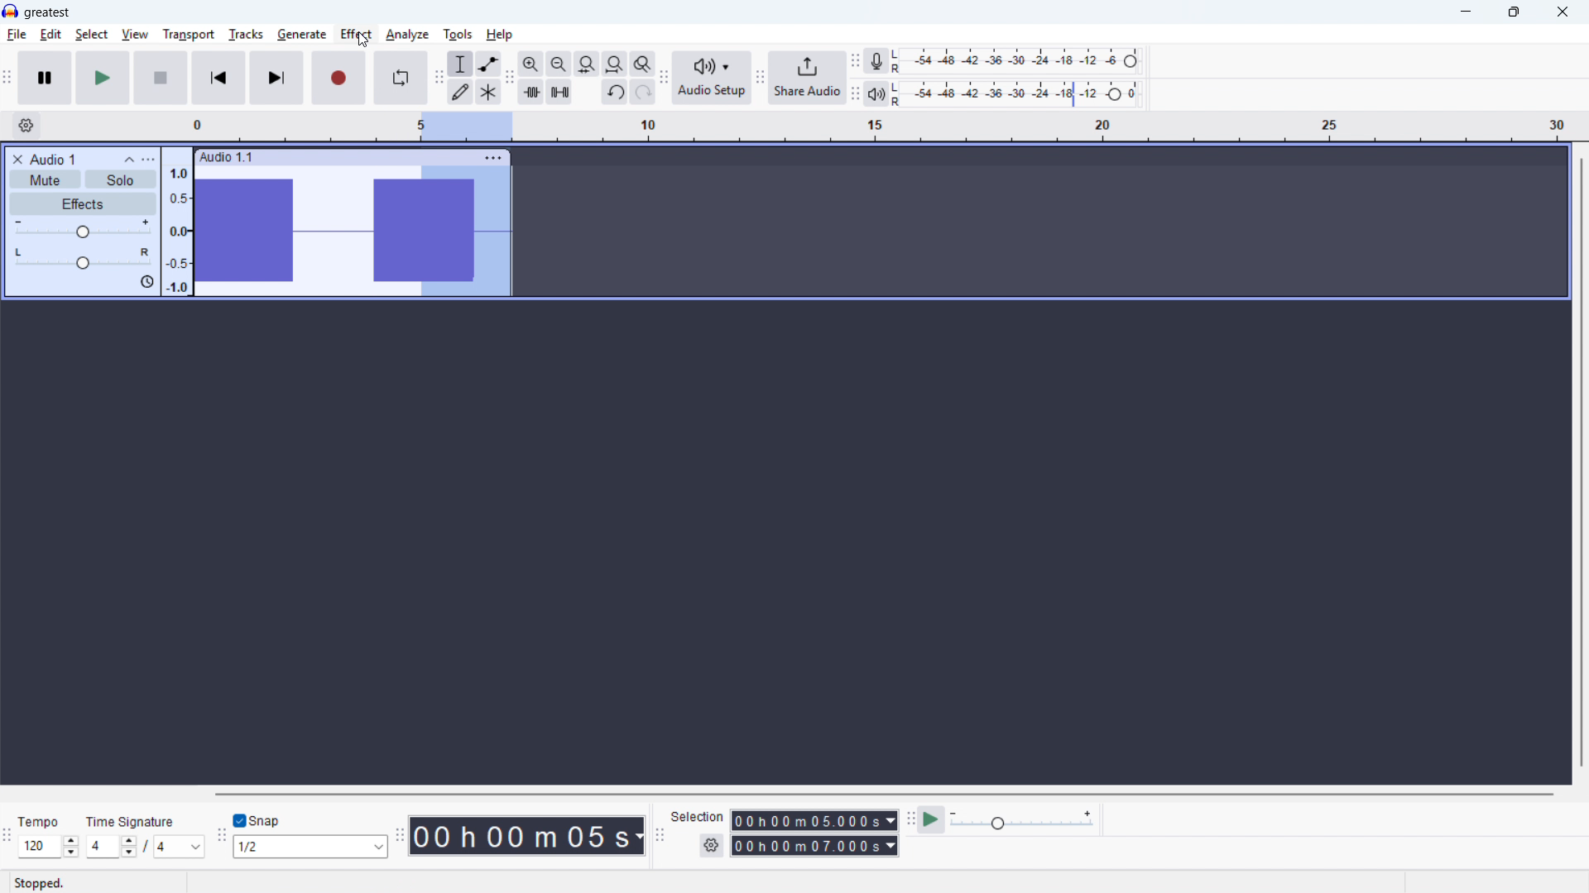  What do you see at coordinates (529, 837) in the screenshot?
I see `Timestamp ` at bounding box center [529, 837].